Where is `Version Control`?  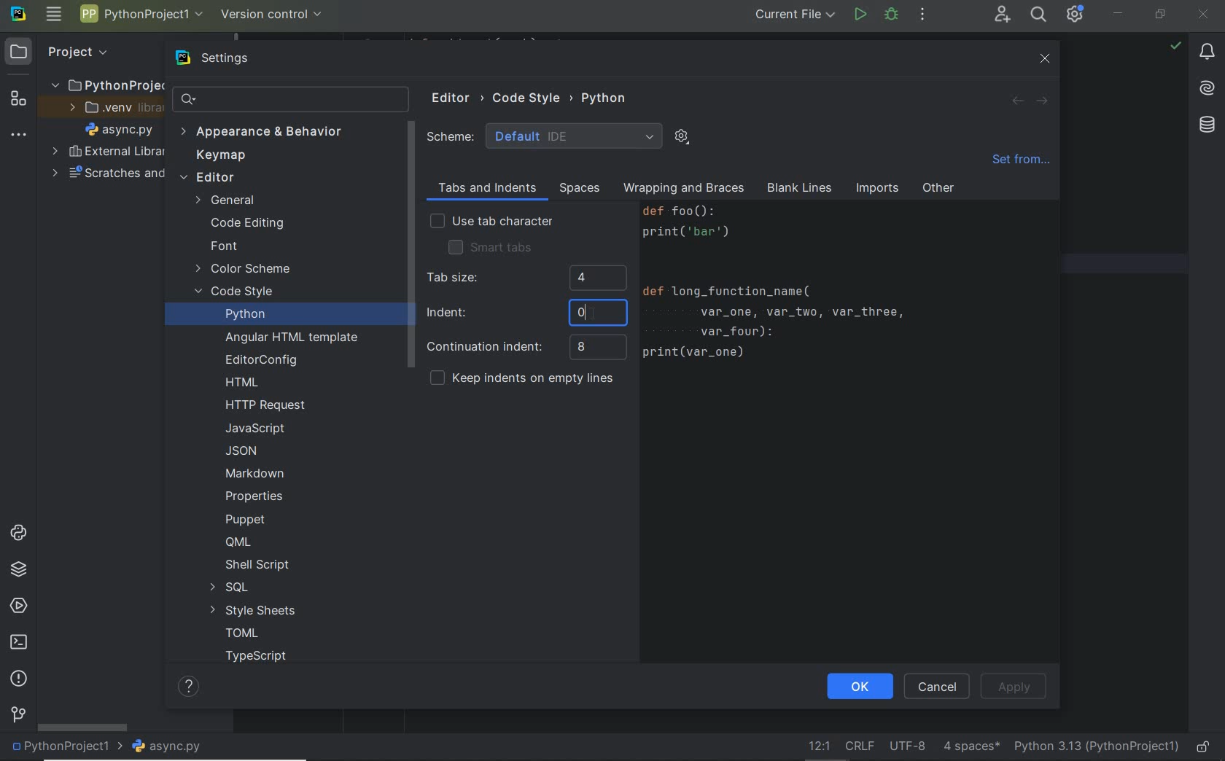
Version Control is located at coordinates (272, 15).